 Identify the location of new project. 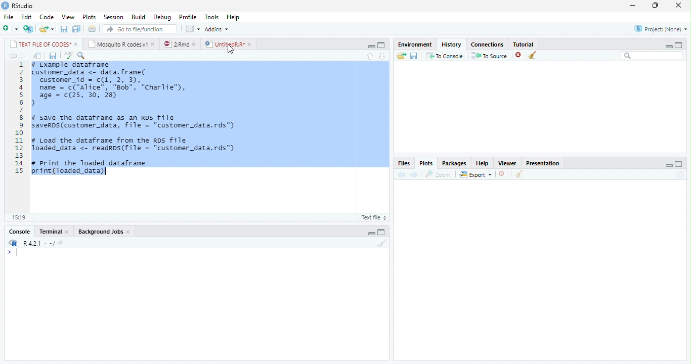
(29, 29).